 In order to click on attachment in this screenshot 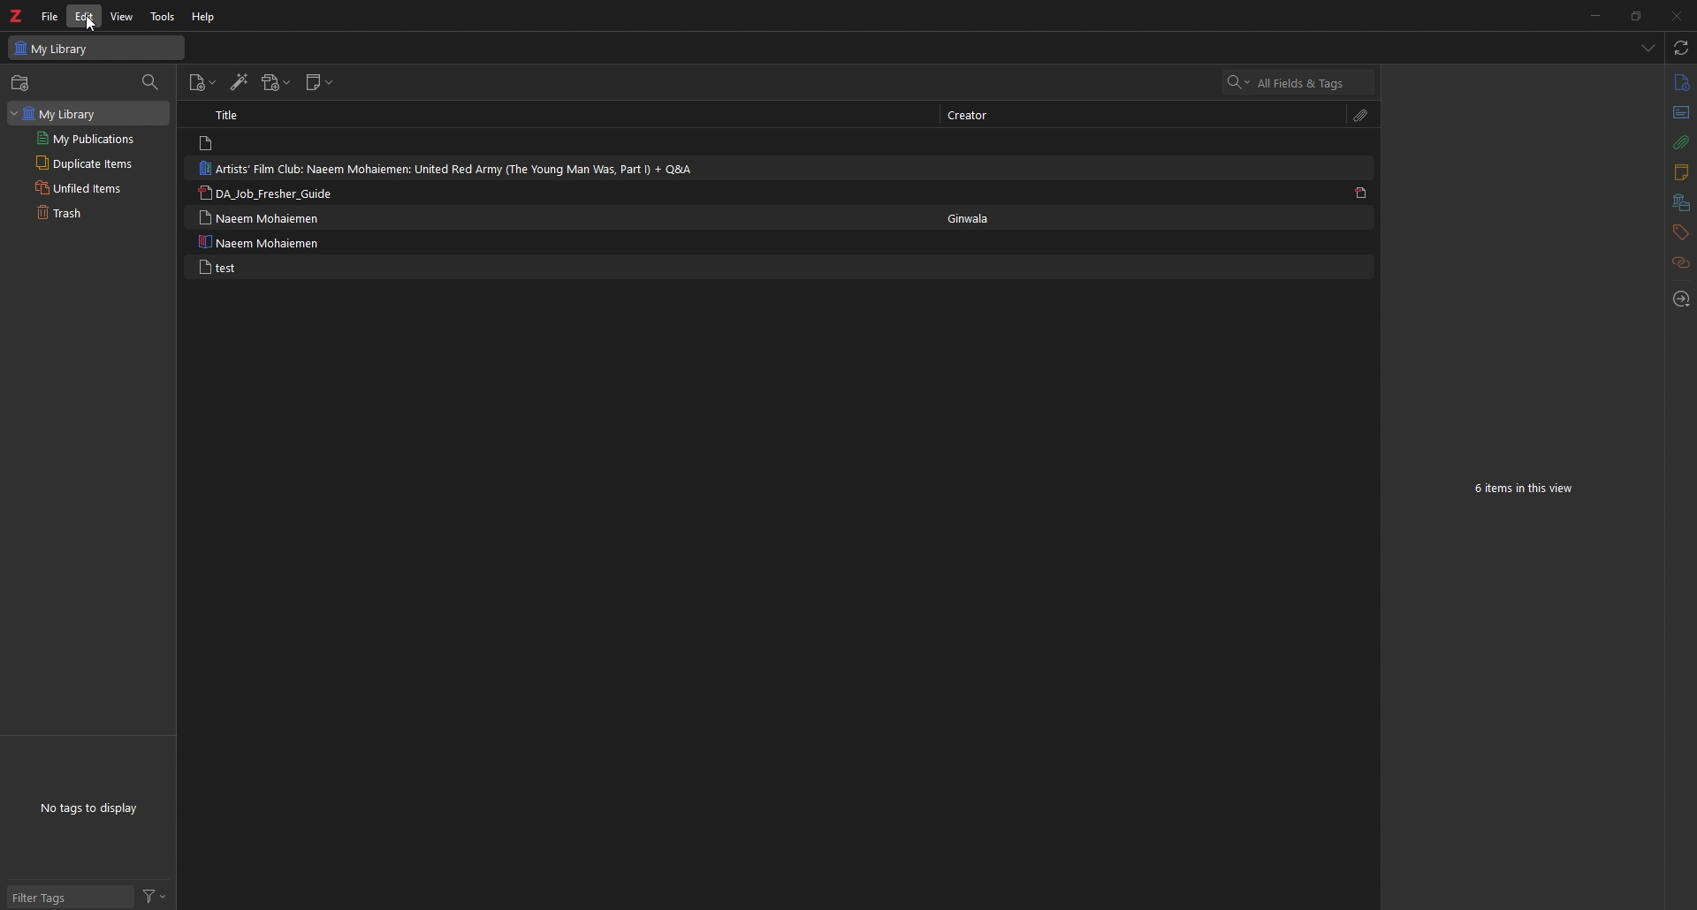, I will do `click(1361, 117)`.